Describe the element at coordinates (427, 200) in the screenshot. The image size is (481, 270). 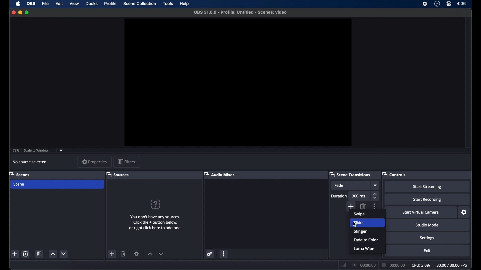
I see `start recording` at that location.